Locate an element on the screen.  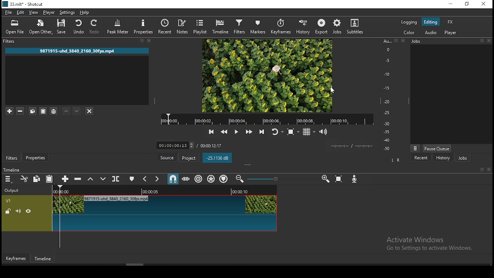
logging is located at coordinates (410, 22).